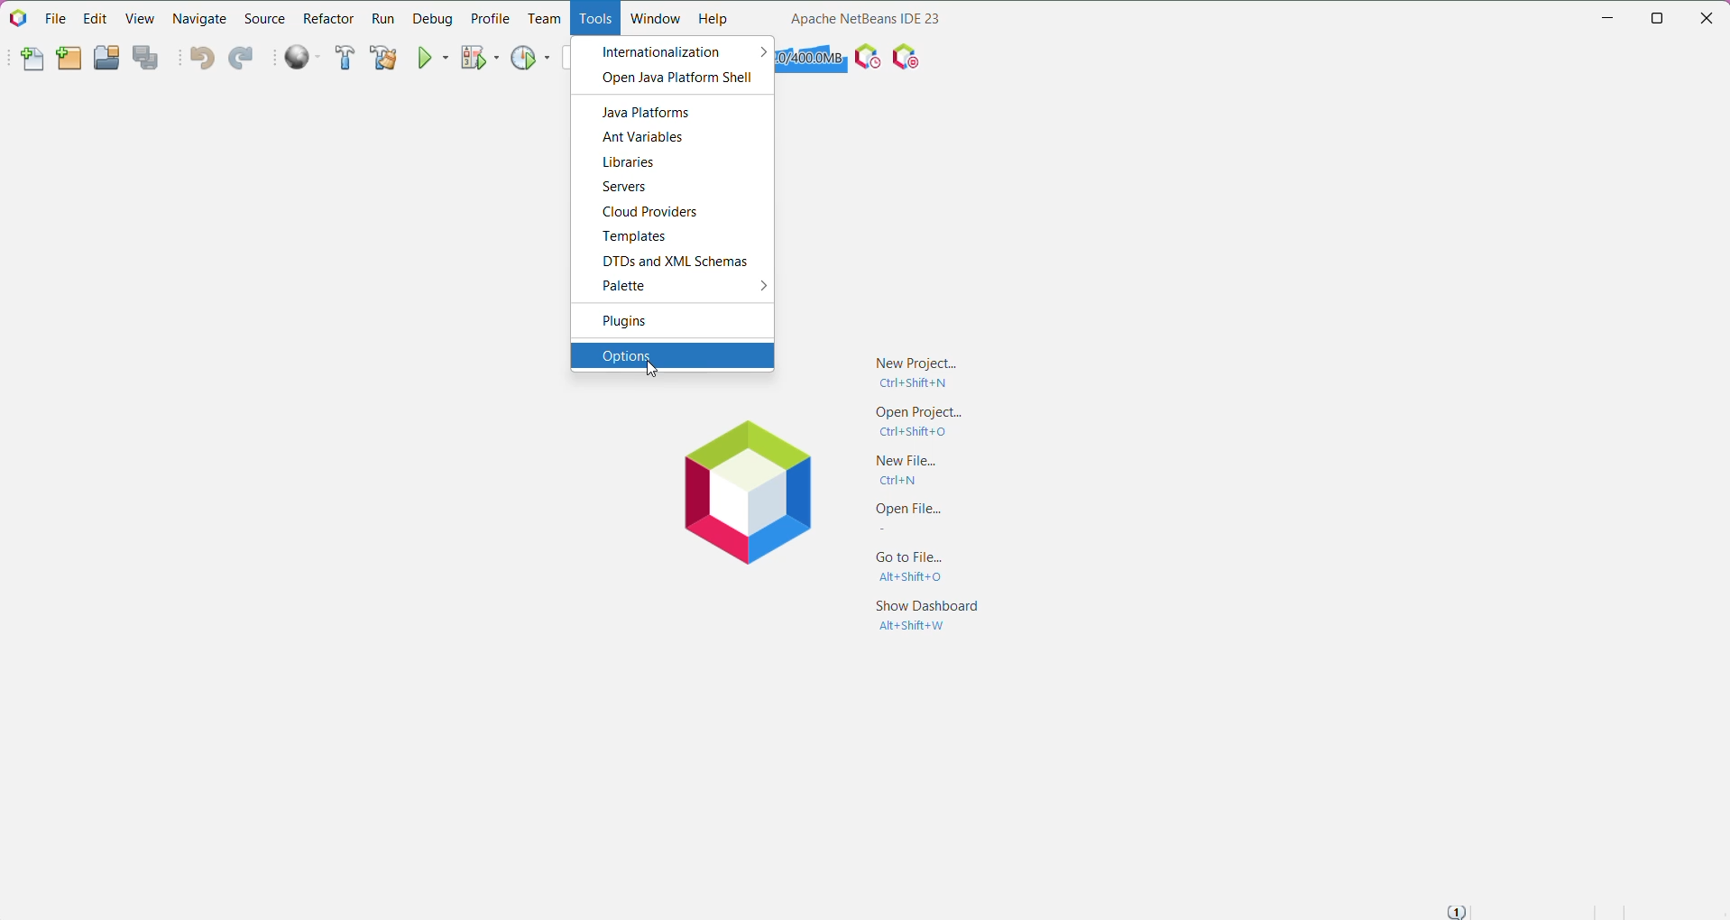  Describe the element at coordinates (713, 21) in the screenshot. I see `Help` at that location.